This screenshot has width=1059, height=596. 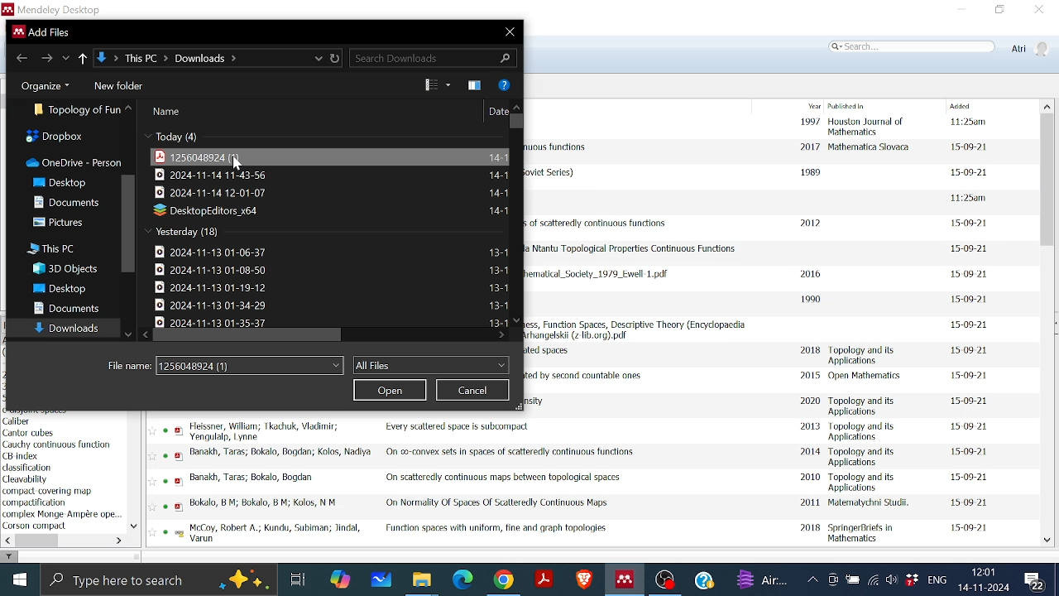 I want to click on date, so click(x=966, y=173).